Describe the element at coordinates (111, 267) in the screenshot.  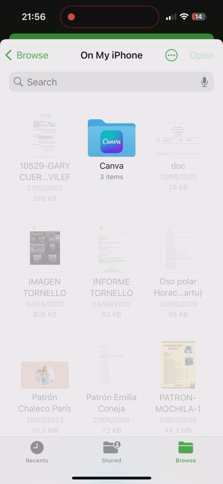
I see `INFORME
TORNELLO` at that location.